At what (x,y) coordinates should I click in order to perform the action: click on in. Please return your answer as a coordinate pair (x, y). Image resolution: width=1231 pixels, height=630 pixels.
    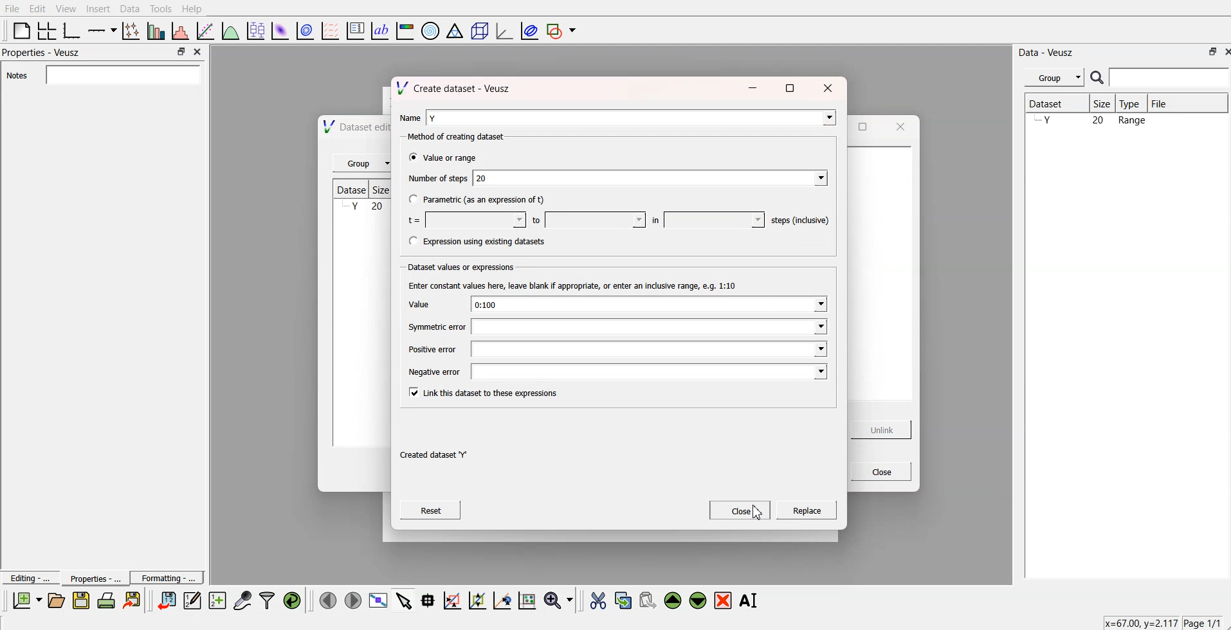
    Looking at the image, I should click on (703, 219).